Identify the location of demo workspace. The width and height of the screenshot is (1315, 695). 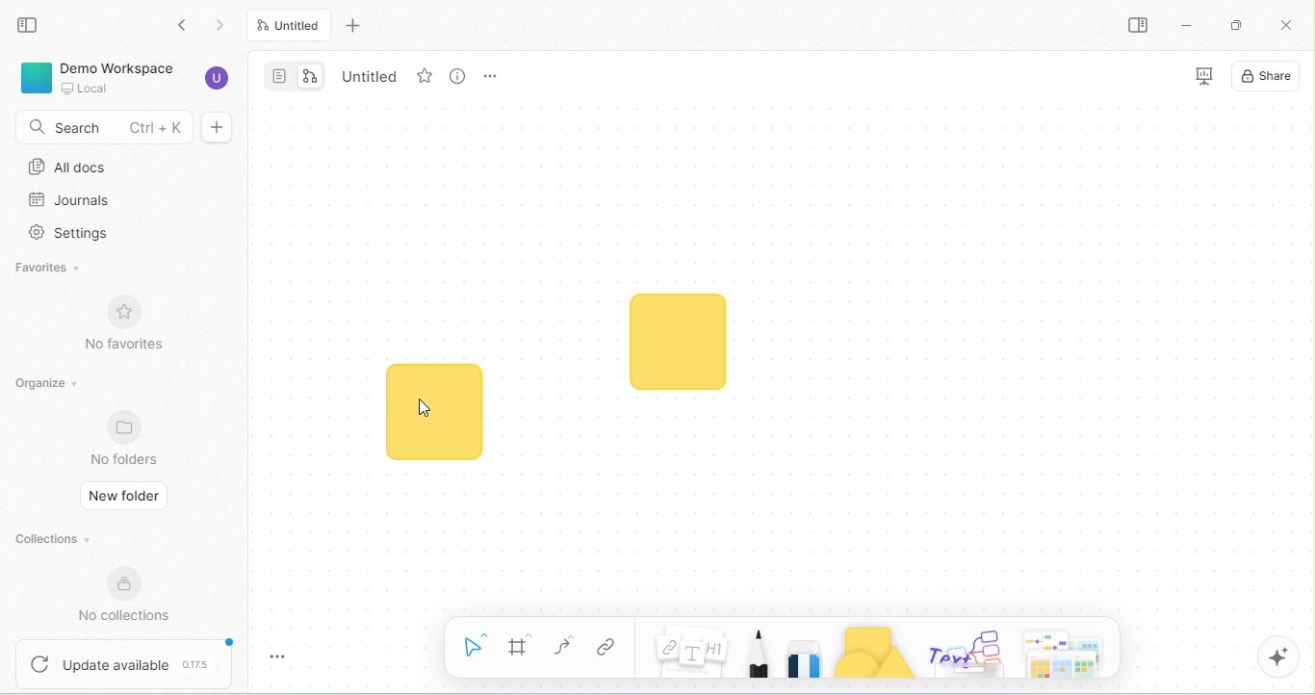
(97, 76).